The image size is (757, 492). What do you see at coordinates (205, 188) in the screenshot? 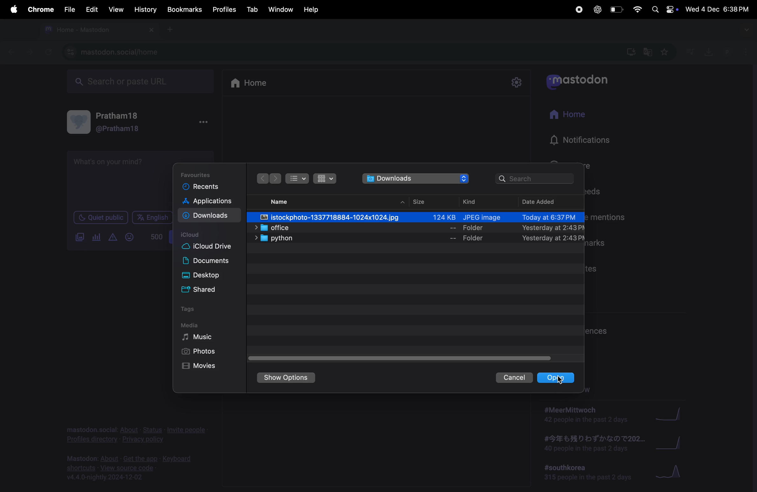
I see `recents` at bounding box center [205, 188].